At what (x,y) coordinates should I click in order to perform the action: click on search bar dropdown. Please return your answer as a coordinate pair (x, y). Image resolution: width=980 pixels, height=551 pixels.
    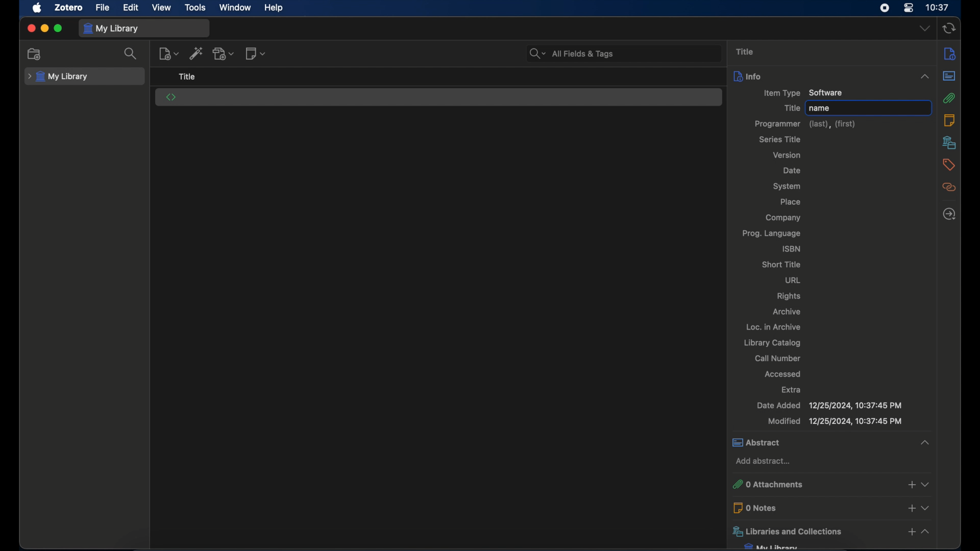
    Looking at the image, I should click on (537, 52).